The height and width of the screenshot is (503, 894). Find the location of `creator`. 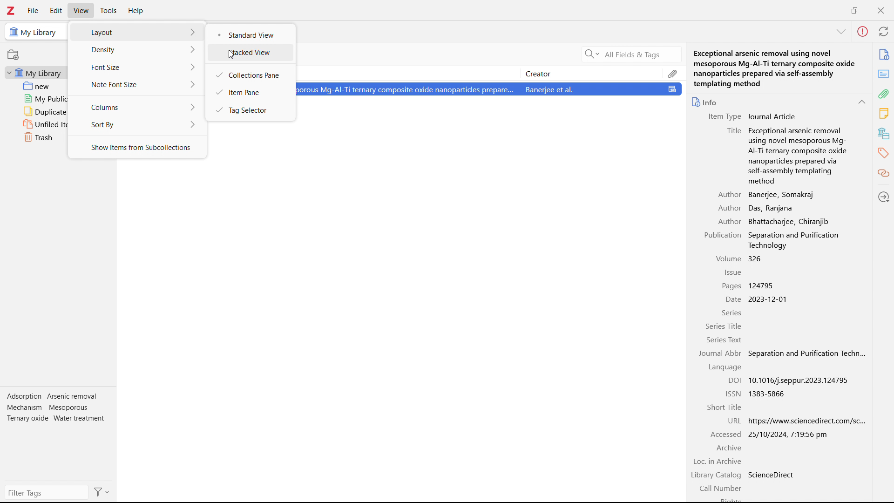

creator is located at coordinates (593, 73).